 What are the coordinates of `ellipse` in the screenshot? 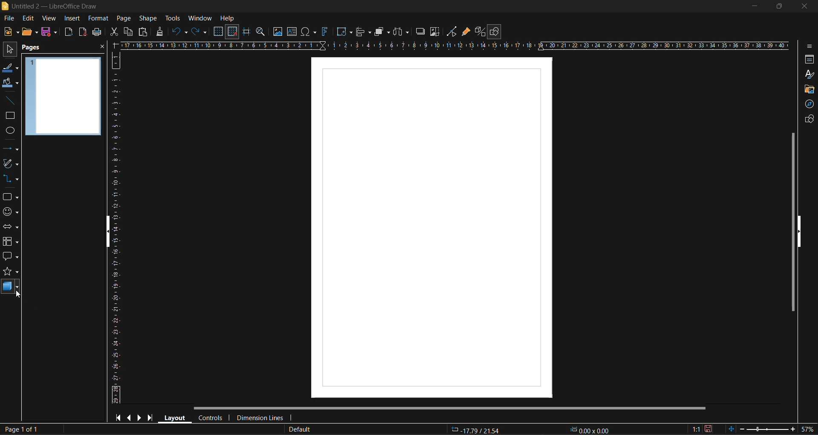 It's located at (10, 131).